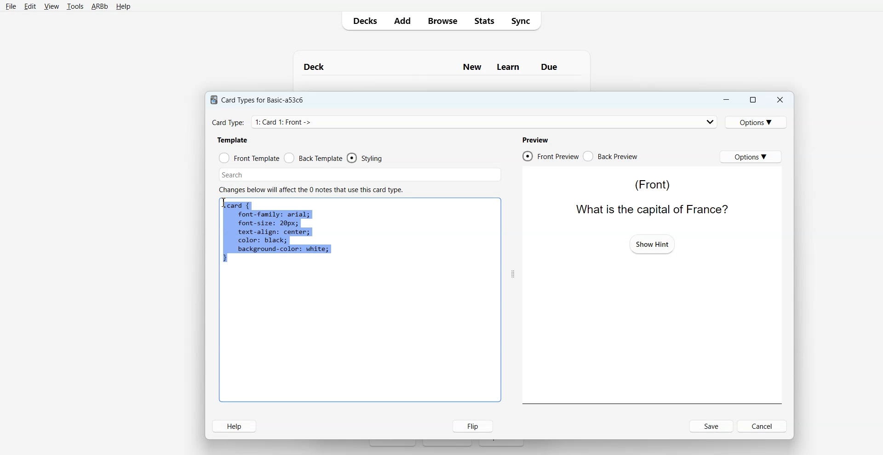  What do you see at coordinates (523, 20) in the screenshot?
I see `Sync` at bounding box center [523, 20].